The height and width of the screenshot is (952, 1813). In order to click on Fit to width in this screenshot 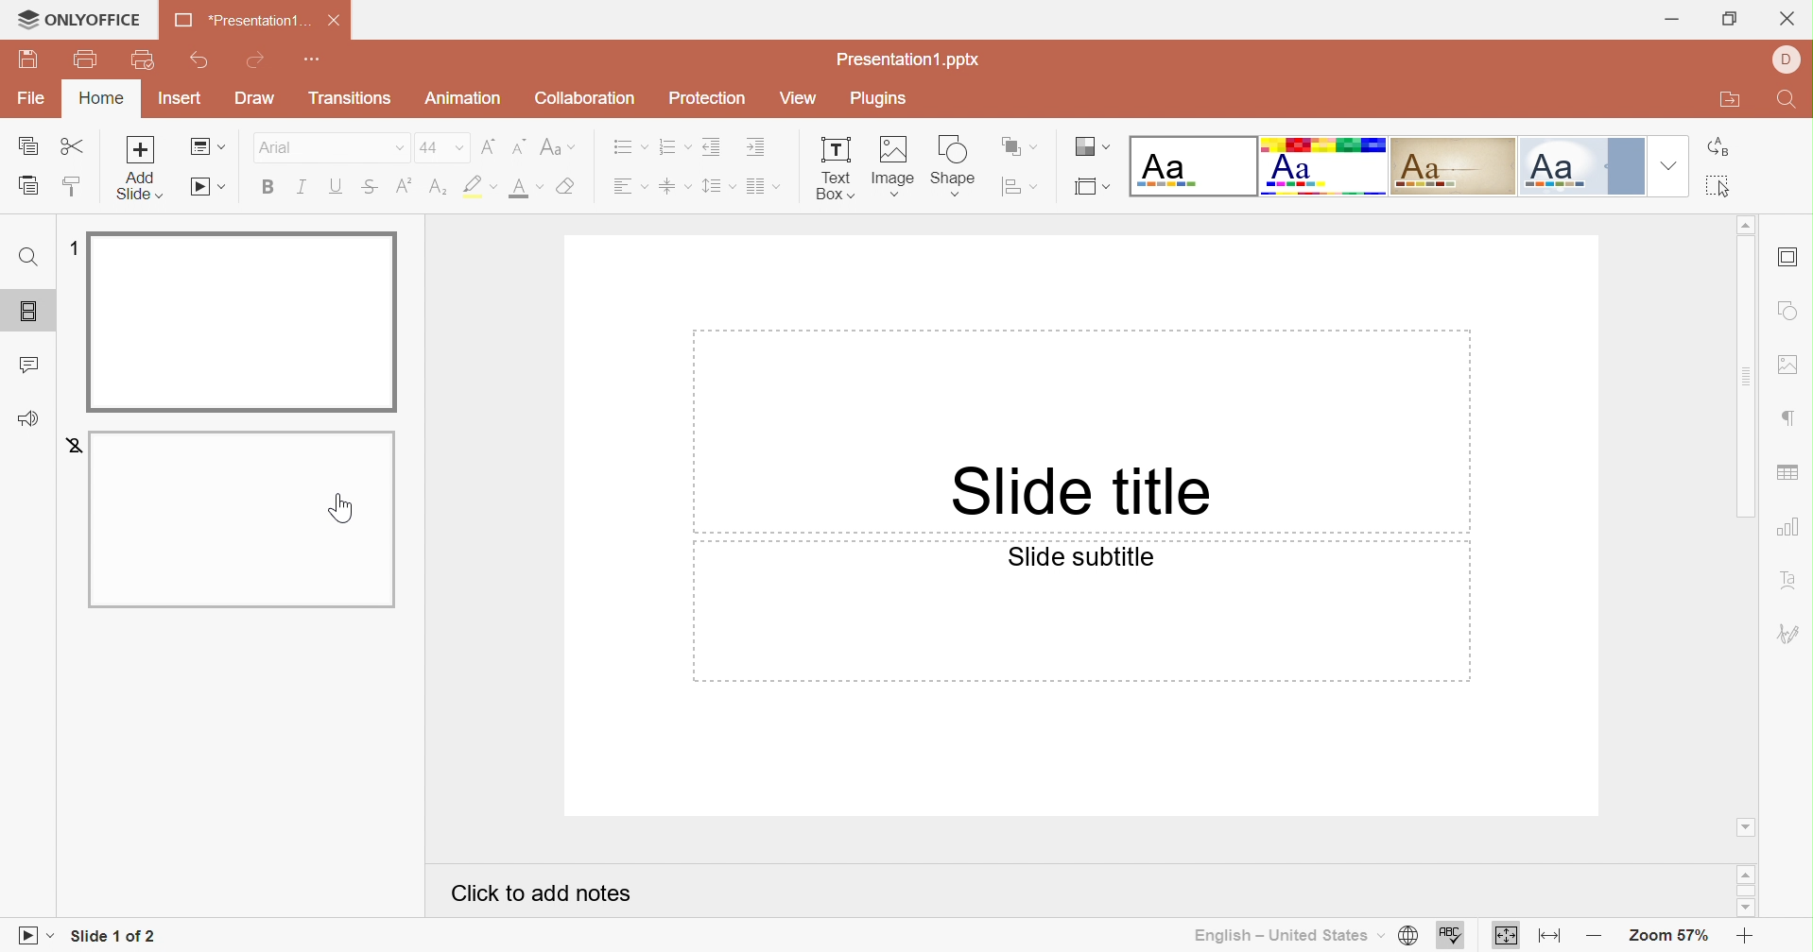, I will do `click(1551, 938)`.